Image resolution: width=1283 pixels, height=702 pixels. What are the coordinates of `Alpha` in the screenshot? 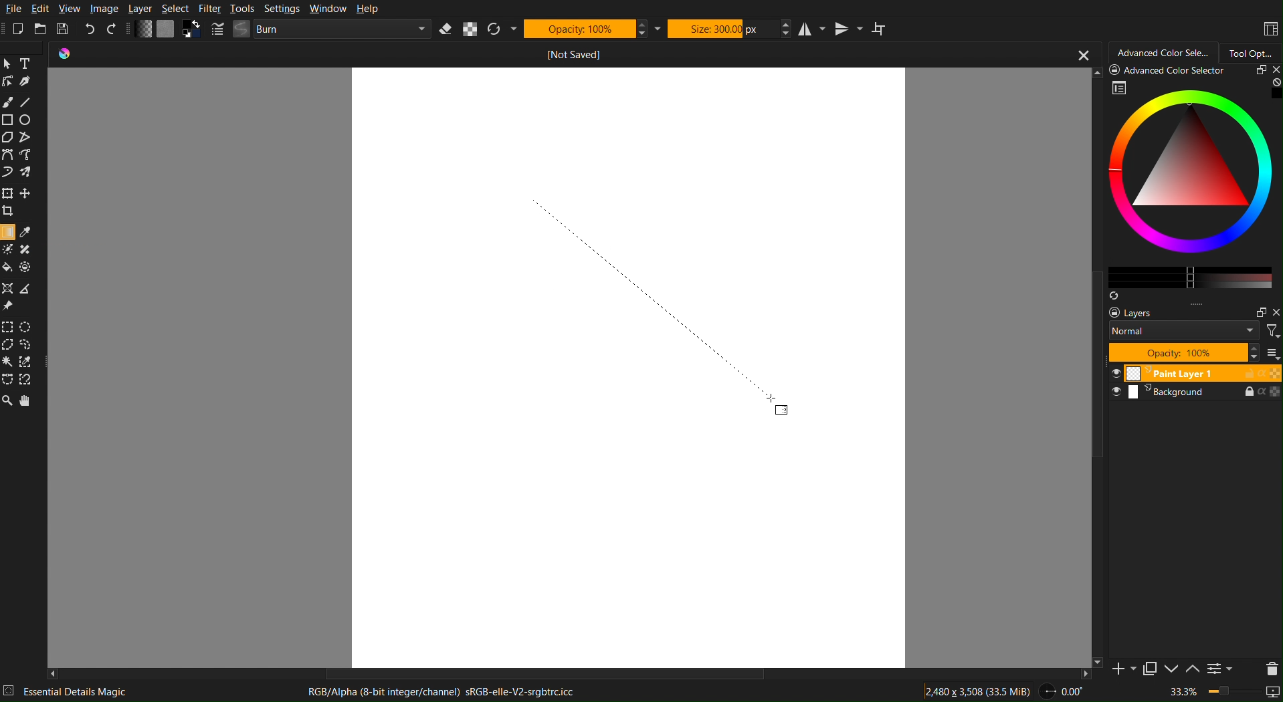 It's located at (470, 29).